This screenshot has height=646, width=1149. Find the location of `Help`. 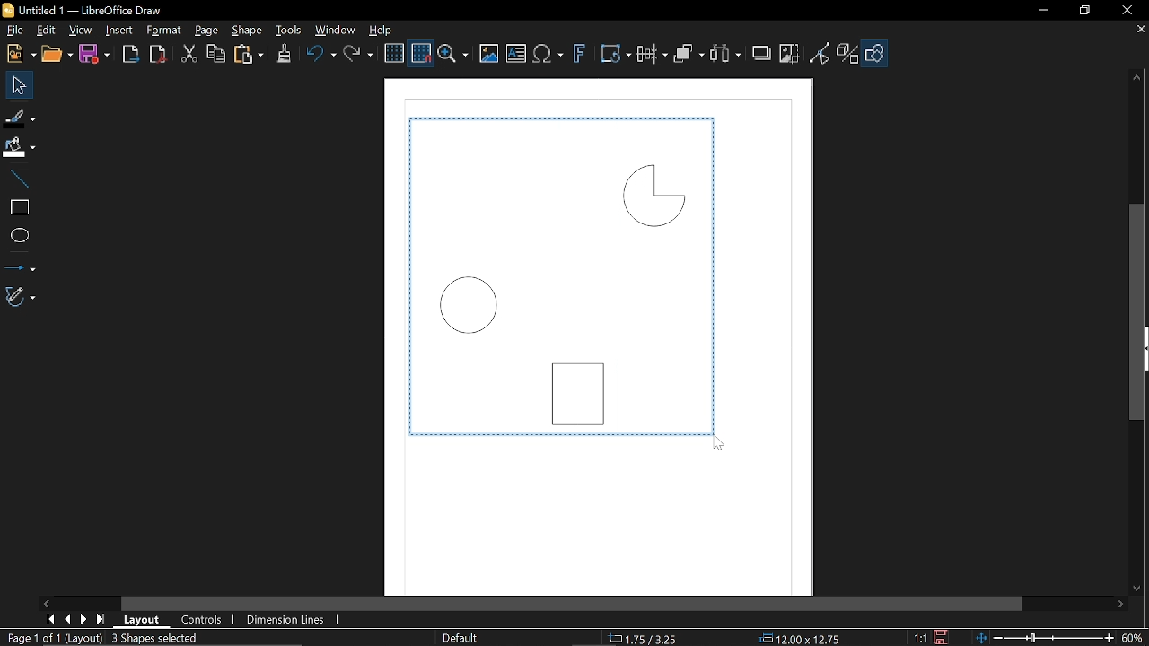

Help is located at coordinates (385, 30).